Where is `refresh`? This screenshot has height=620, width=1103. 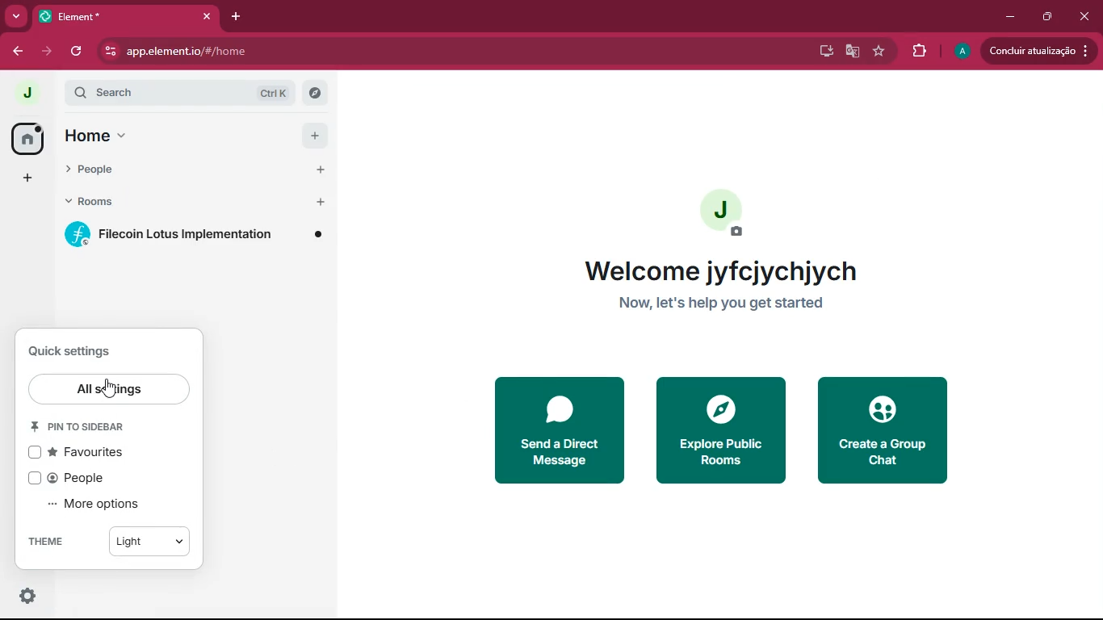
refresh is located at coordinates (76, 52).